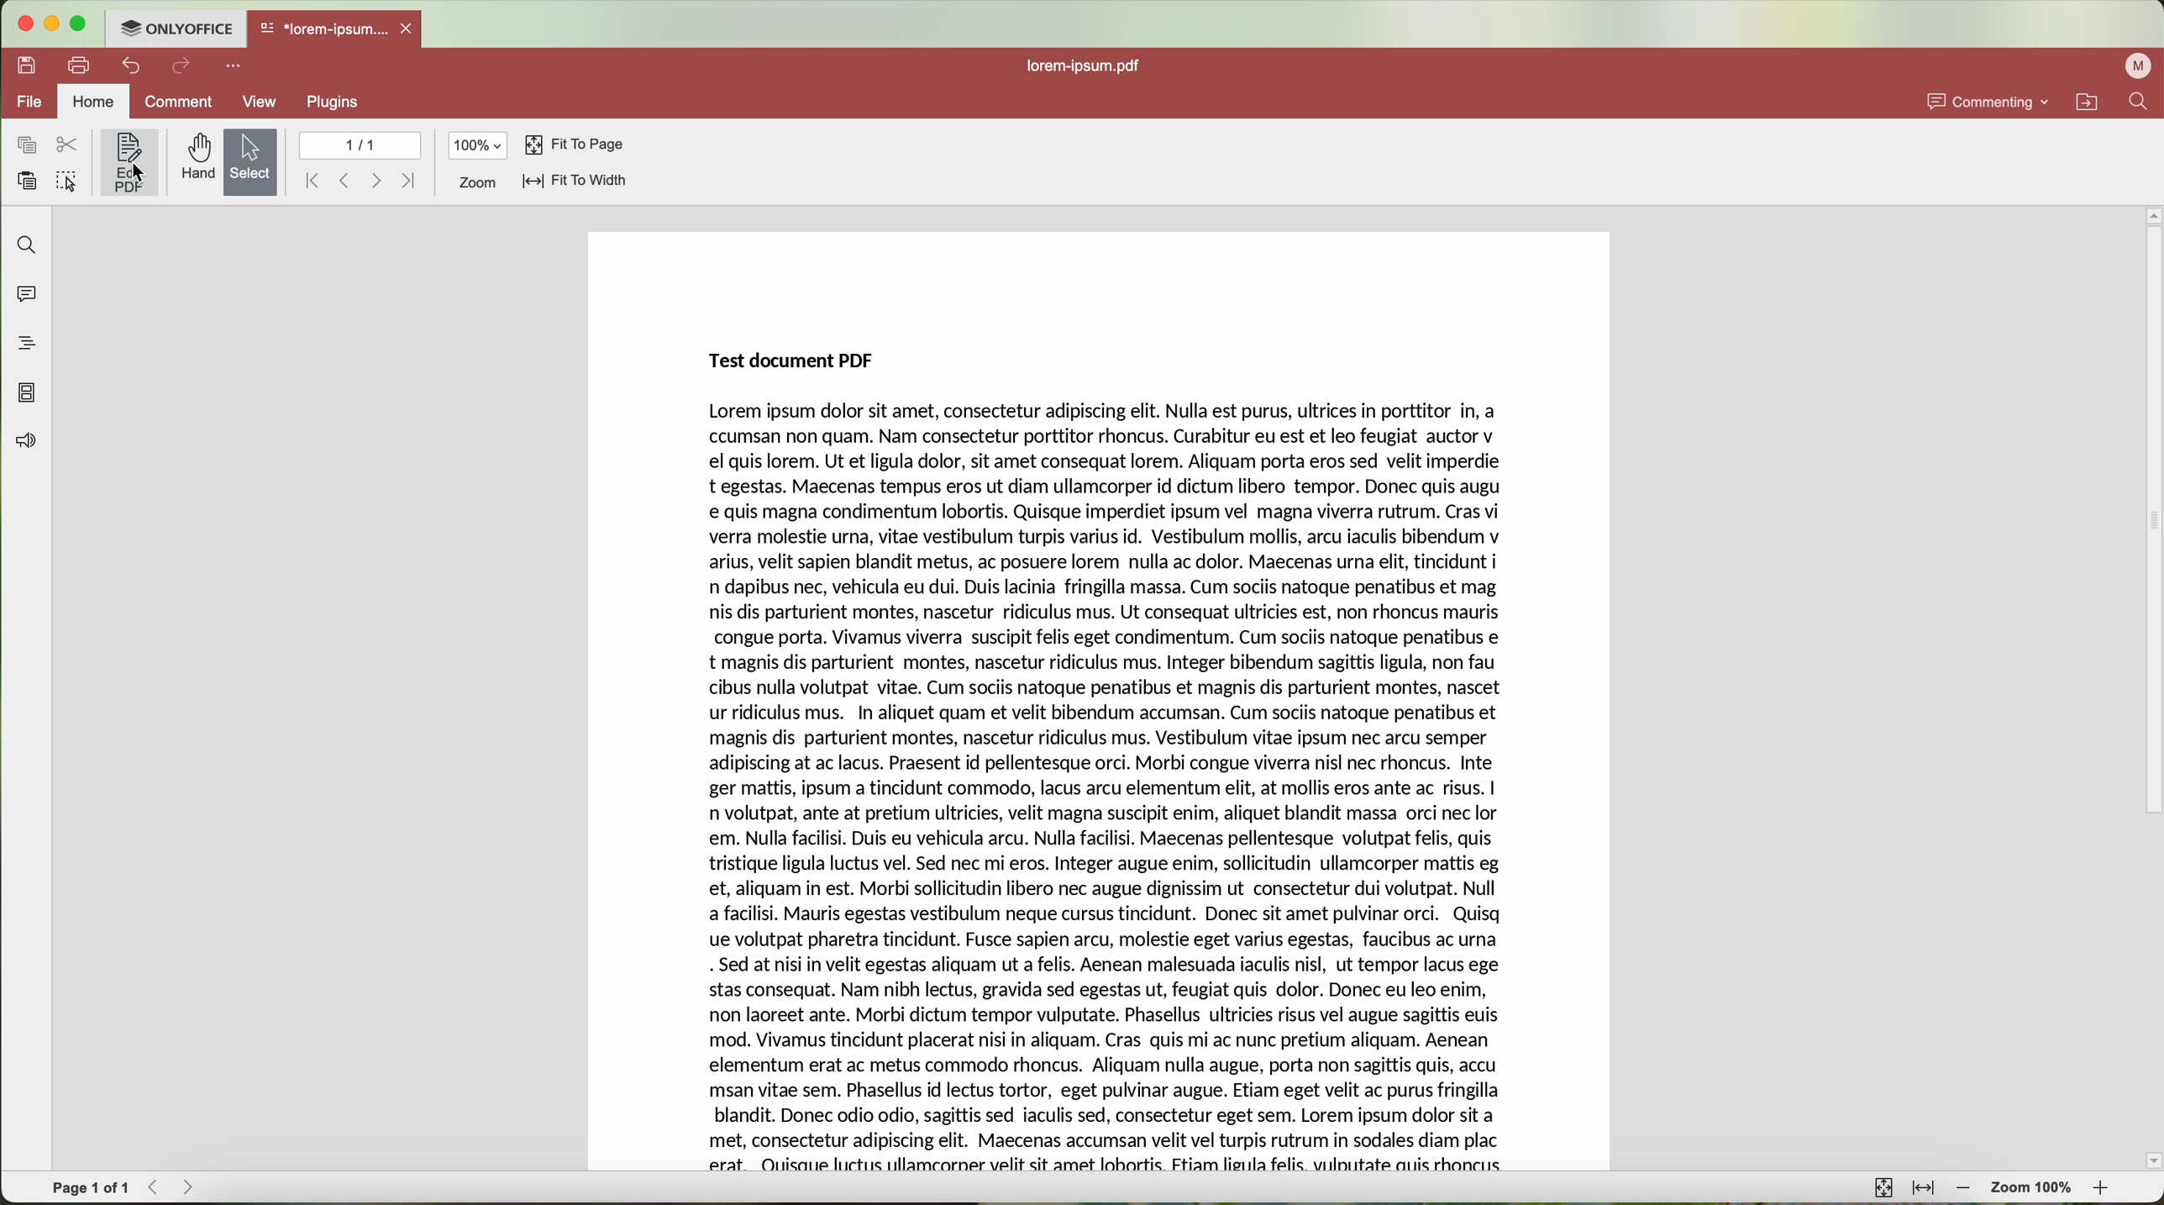  What do you see at coordinates (131, 165) in the screenshot?
I see `click on edit PDF` at bounding box center [131, 165].